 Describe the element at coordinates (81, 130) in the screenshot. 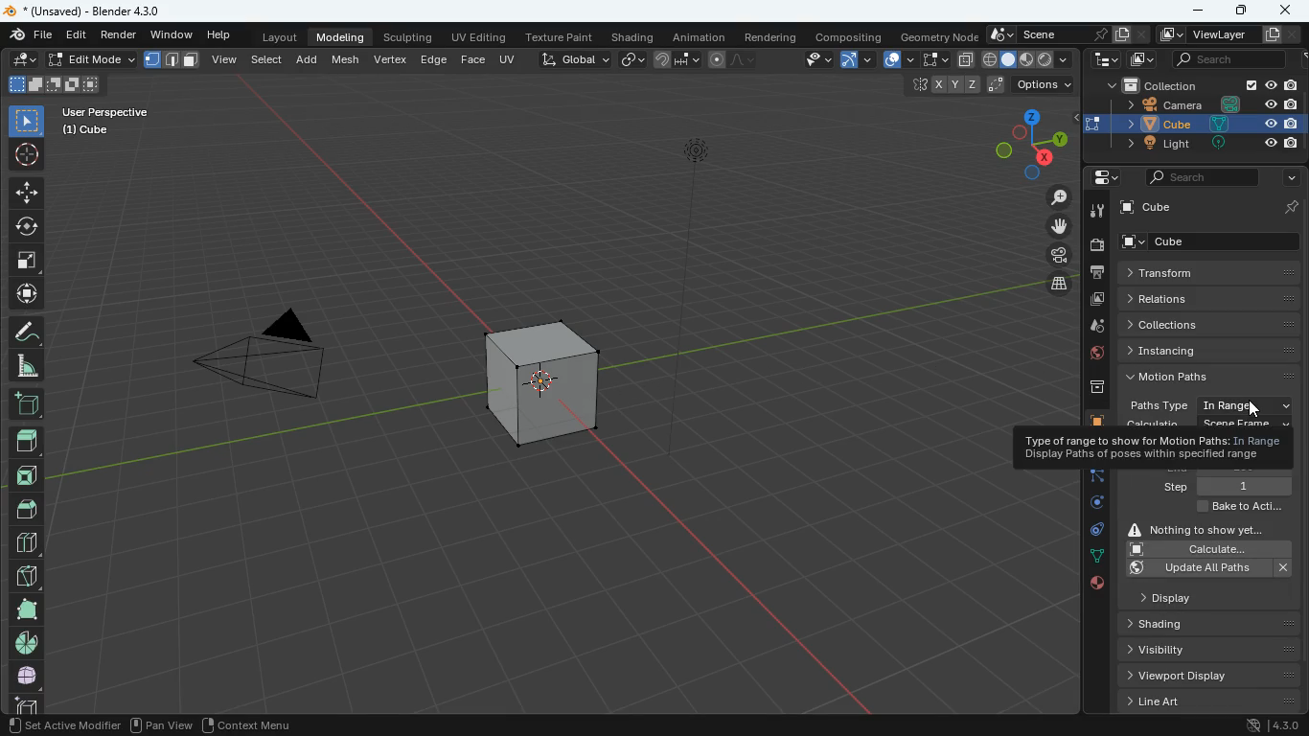

I see `(1) Cube` at that location.